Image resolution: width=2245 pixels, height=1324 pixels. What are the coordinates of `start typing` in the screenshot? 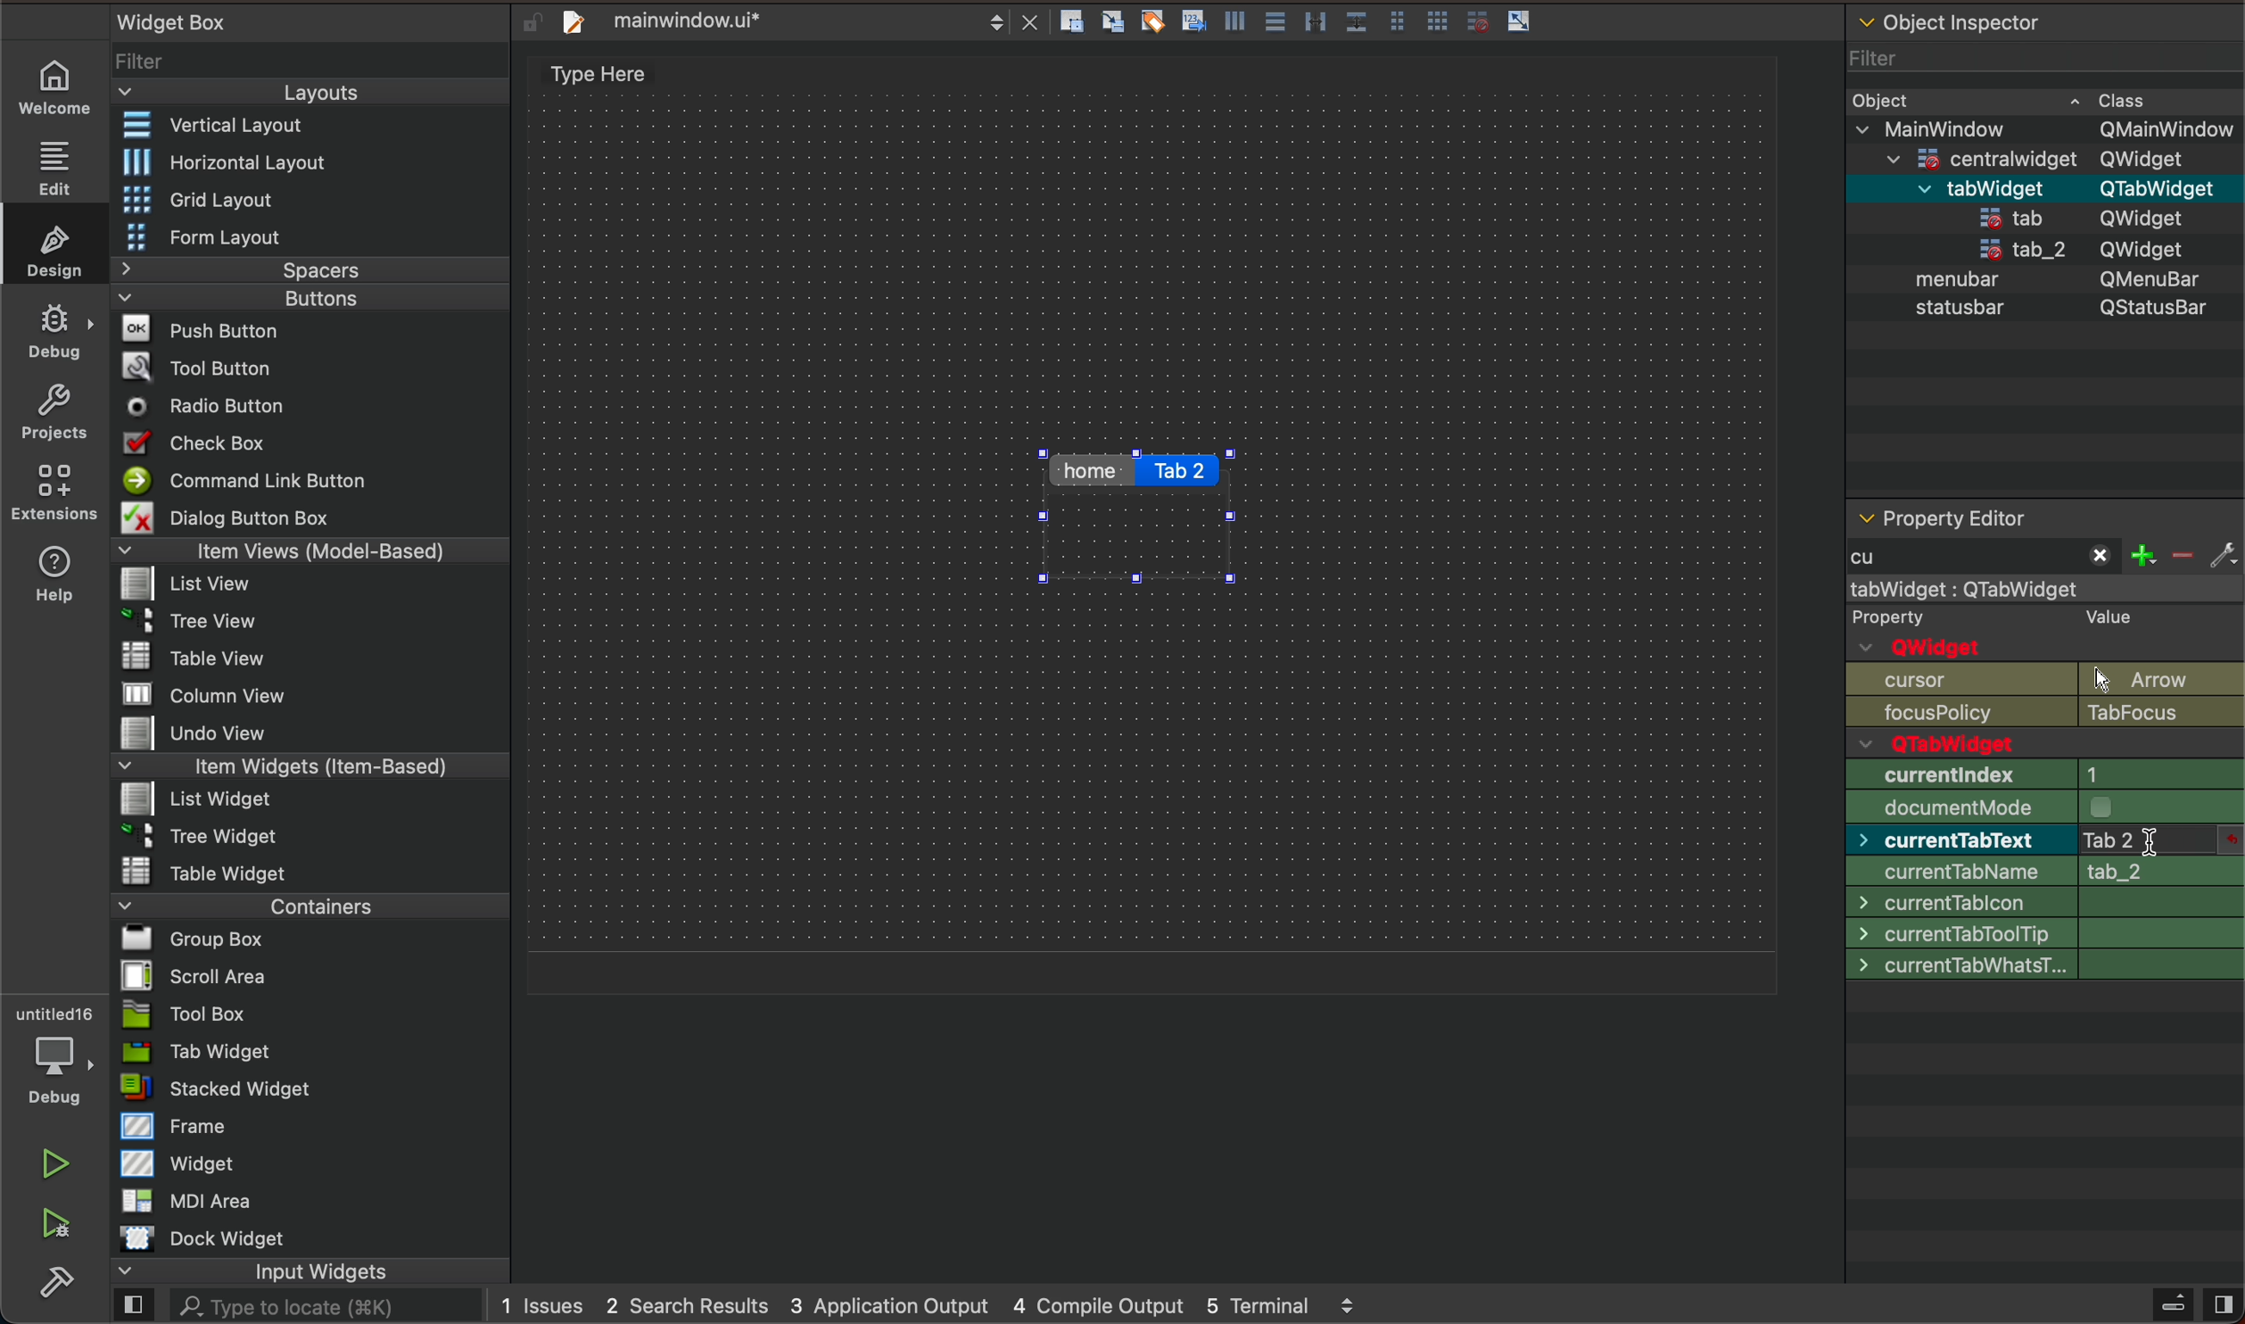 It's located at (1992, 559).